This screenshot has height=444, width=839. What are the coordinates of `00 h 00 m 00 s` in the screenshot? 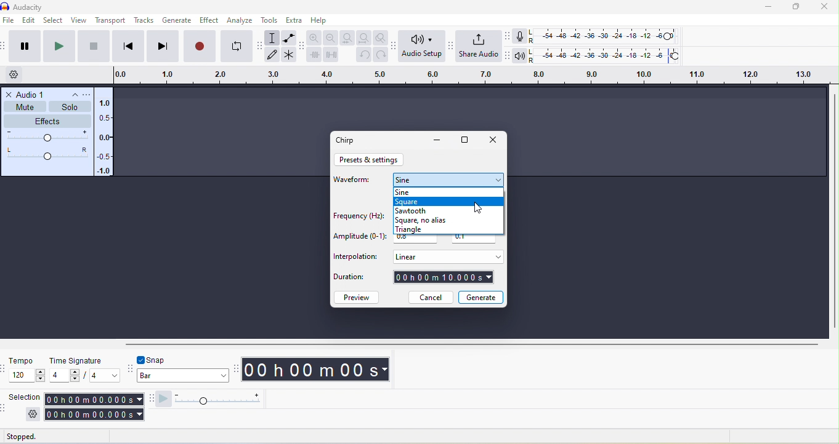 It's located at (318, 370).